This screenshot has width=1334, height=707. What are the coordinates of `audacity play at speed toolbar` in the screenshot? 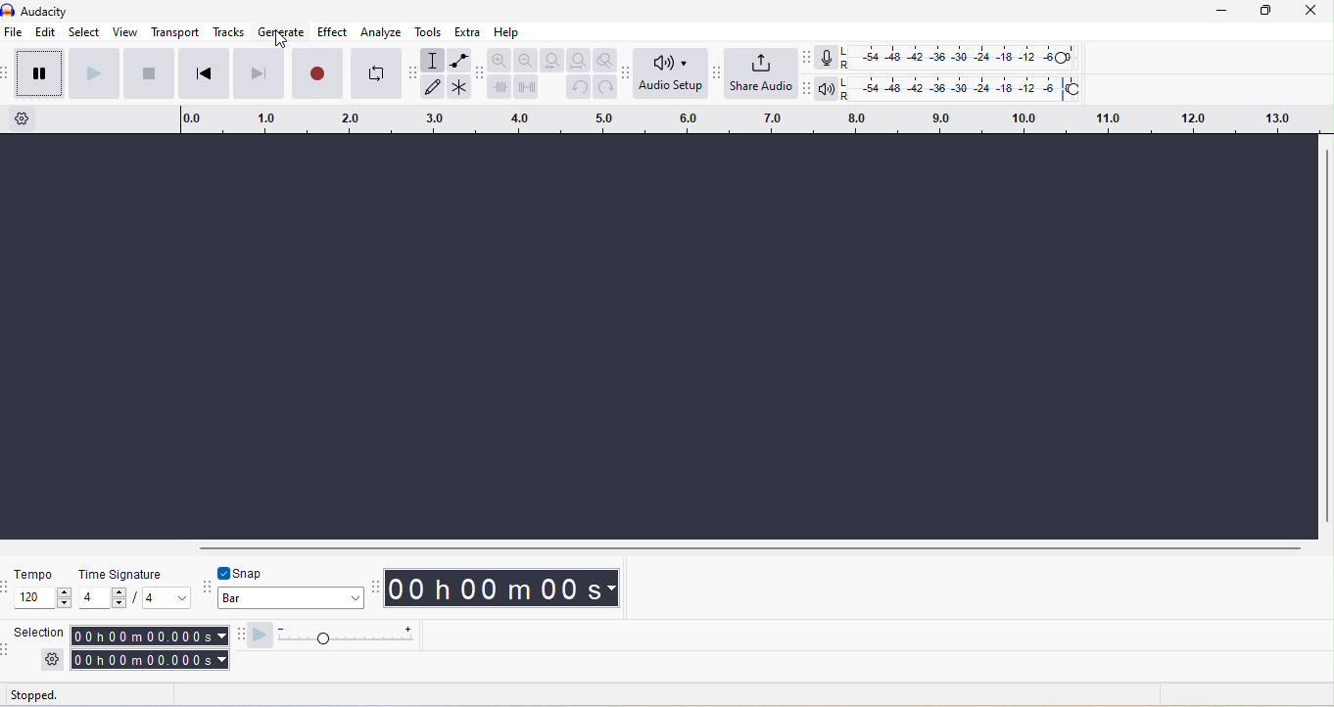 It's located at (238, 636).